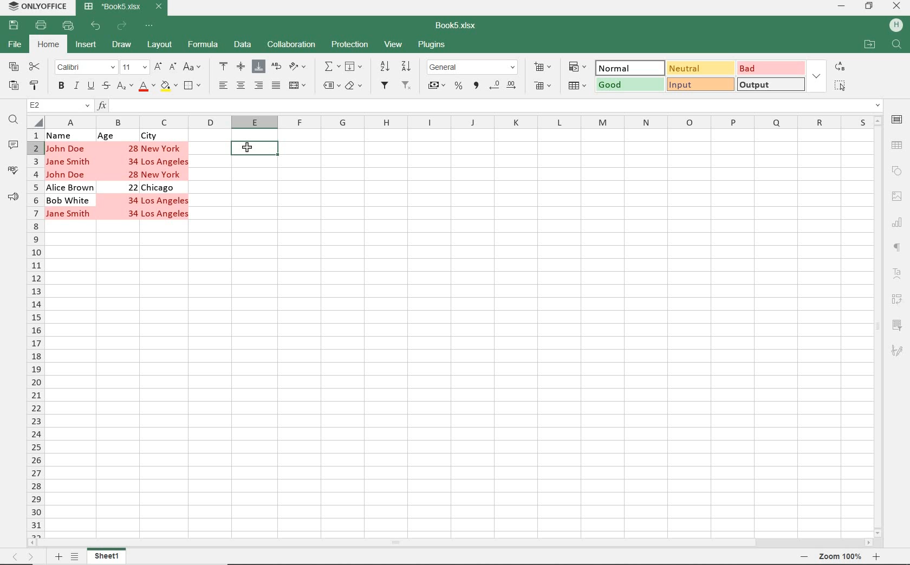 This screenshot has height=565, width=910. I want to click on FONT SIZE, so click(134, 68).